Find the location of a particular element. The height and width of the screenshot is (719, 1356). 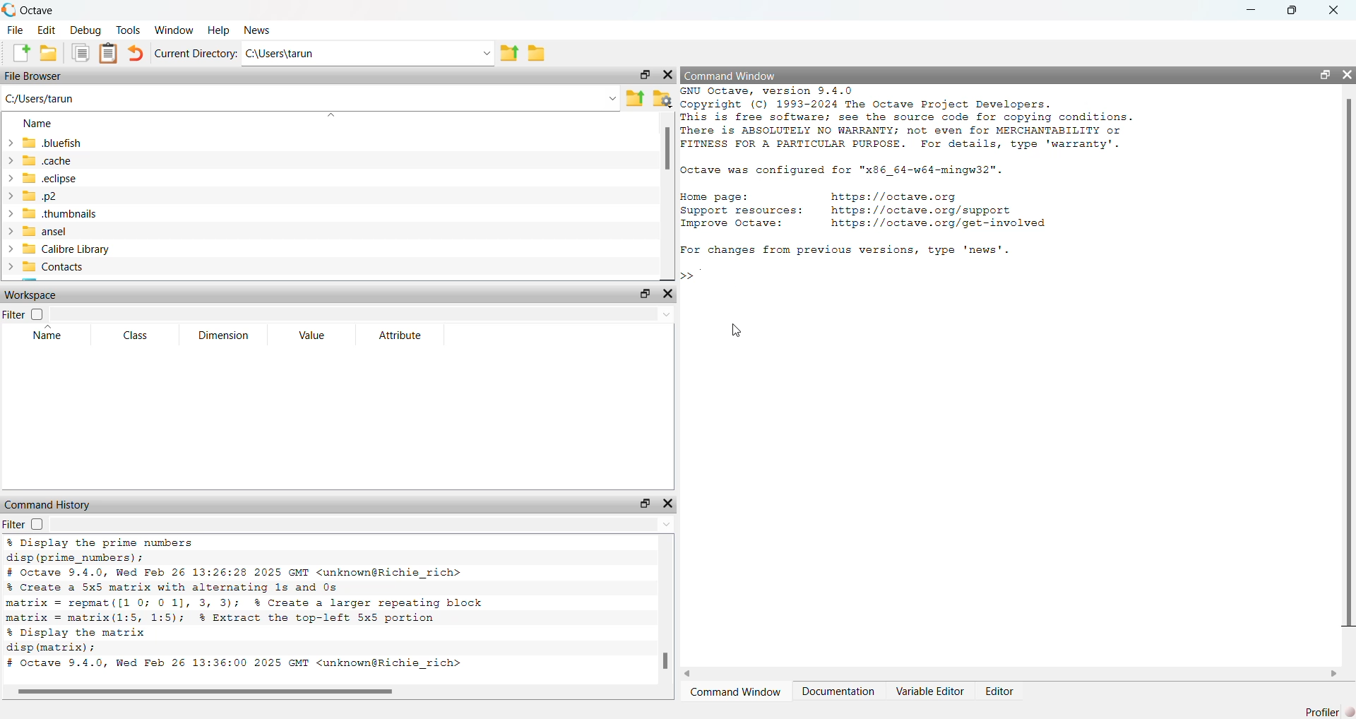

filter is located at coordinates (23, 525).